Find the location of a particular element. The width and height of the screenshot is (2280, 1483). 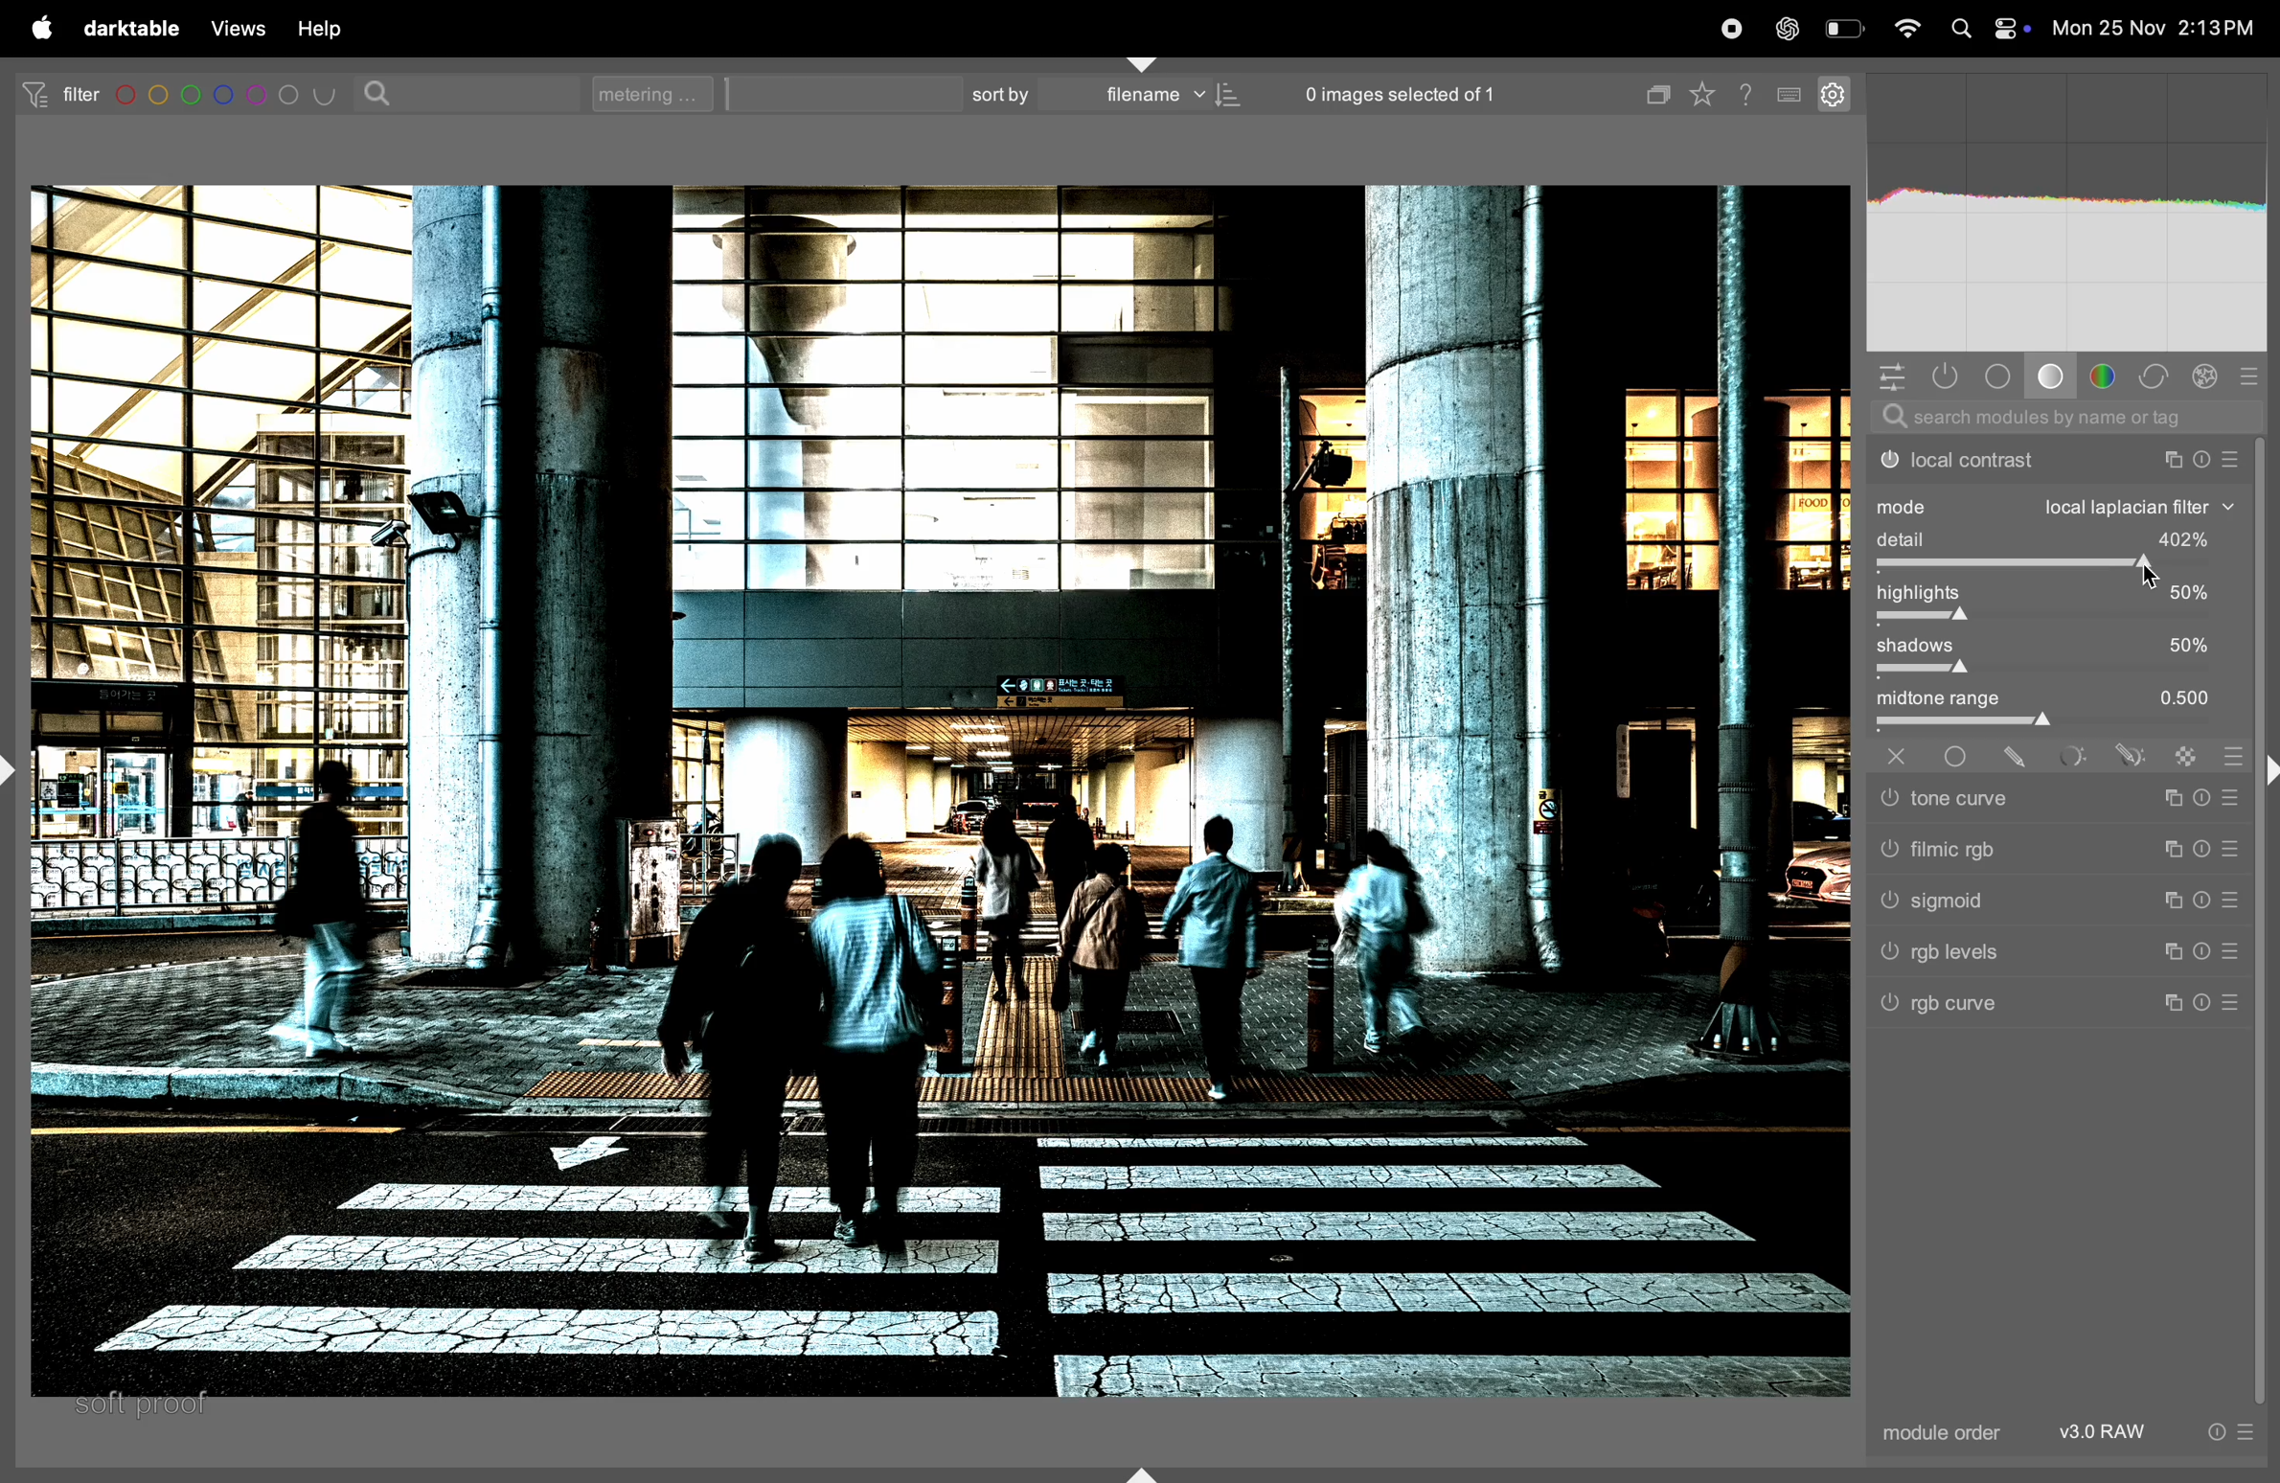

shown activity is located at coordinates (1951, 377).